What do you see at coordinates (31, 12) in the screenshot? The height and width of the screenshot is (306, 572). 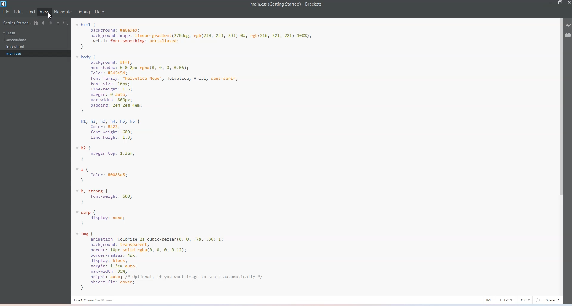 I see `Find` at bounding box center [31, 12].